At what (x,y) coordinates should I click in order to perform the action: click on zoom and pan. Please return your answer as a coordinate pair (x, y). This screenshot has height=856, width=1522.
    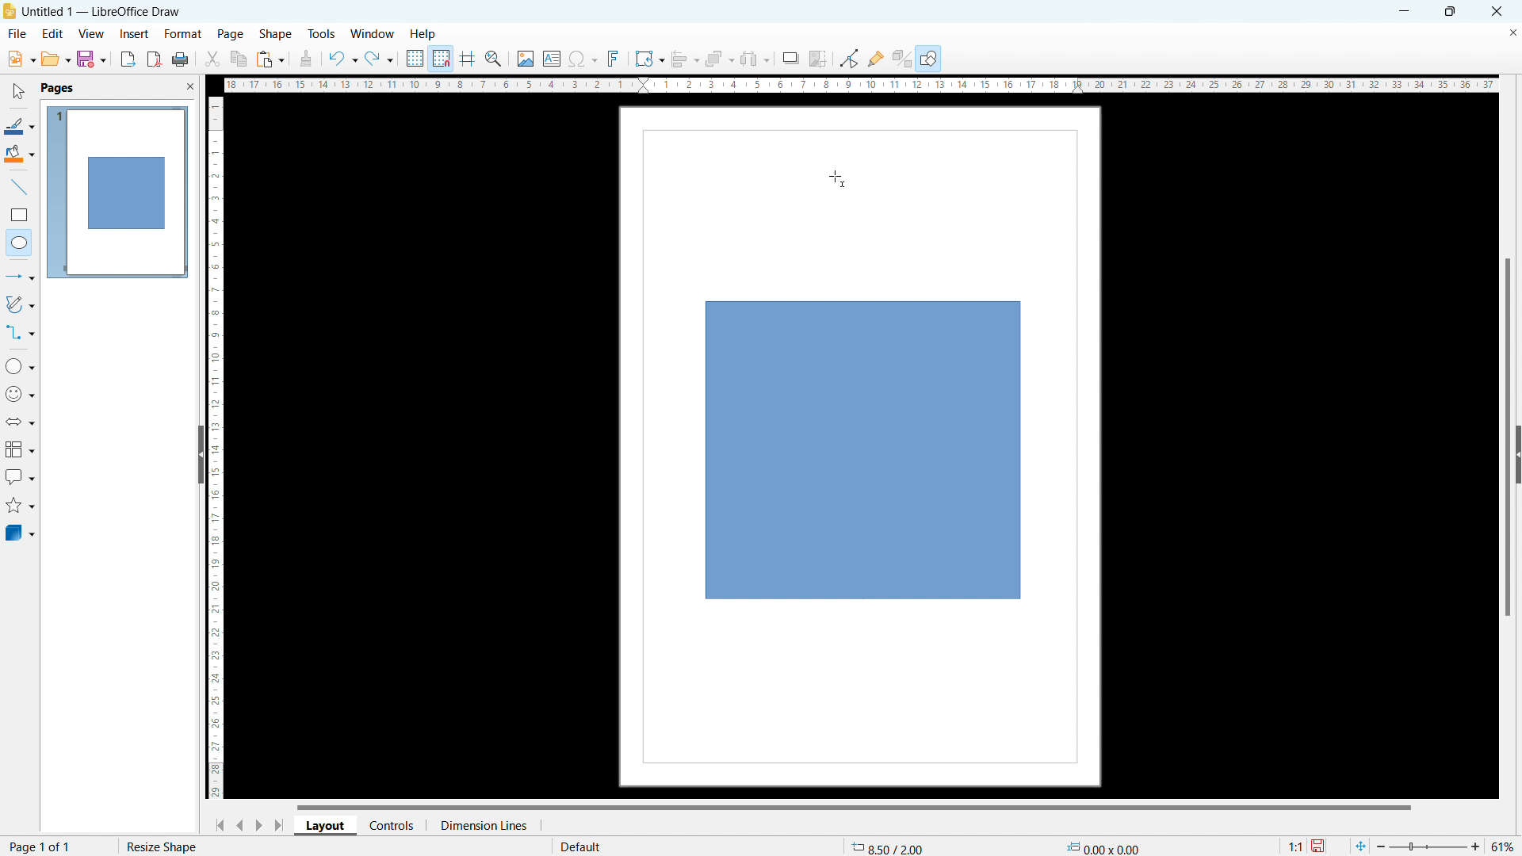
    Looking at the image, I should click on (493, 60).